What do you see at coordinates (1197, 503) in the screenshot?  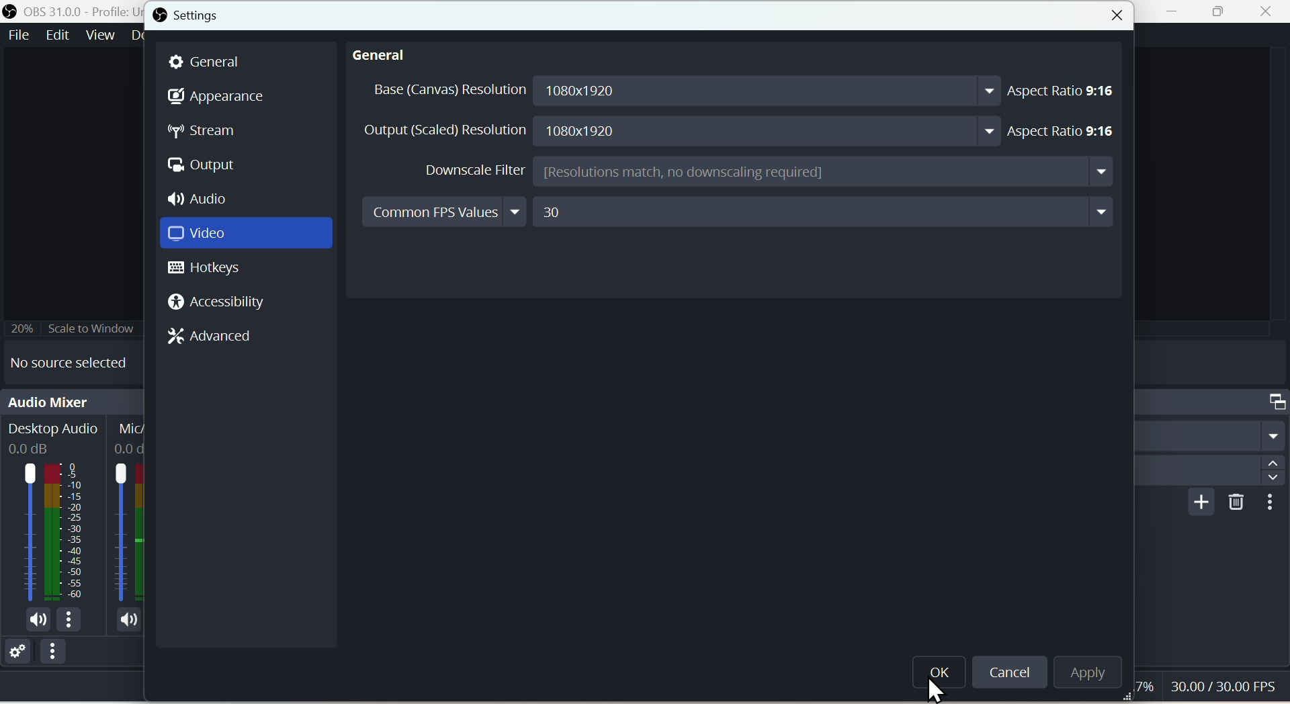 I see `Add` at bounding box center [1197, 503].